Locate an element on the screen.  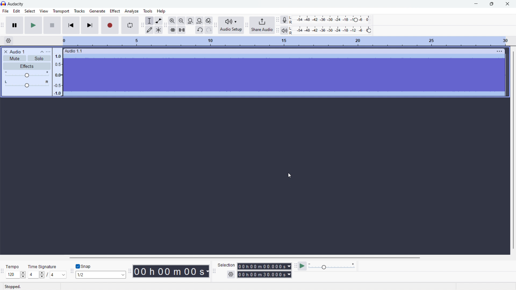
amplitude is located at coordinates (57, 72).